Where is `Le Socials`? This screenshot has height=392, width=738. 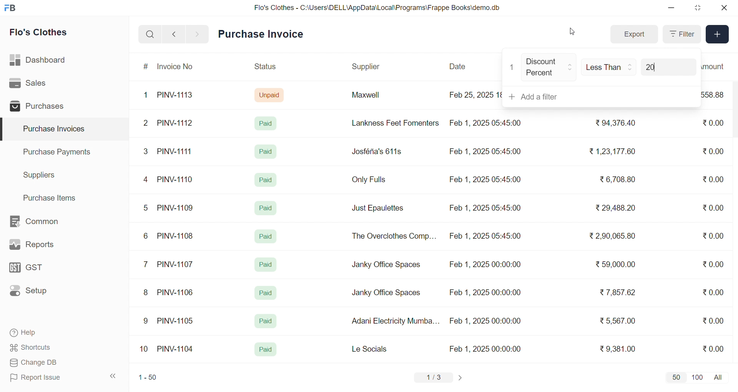 Le Socials is located at coordinates (376, 349).